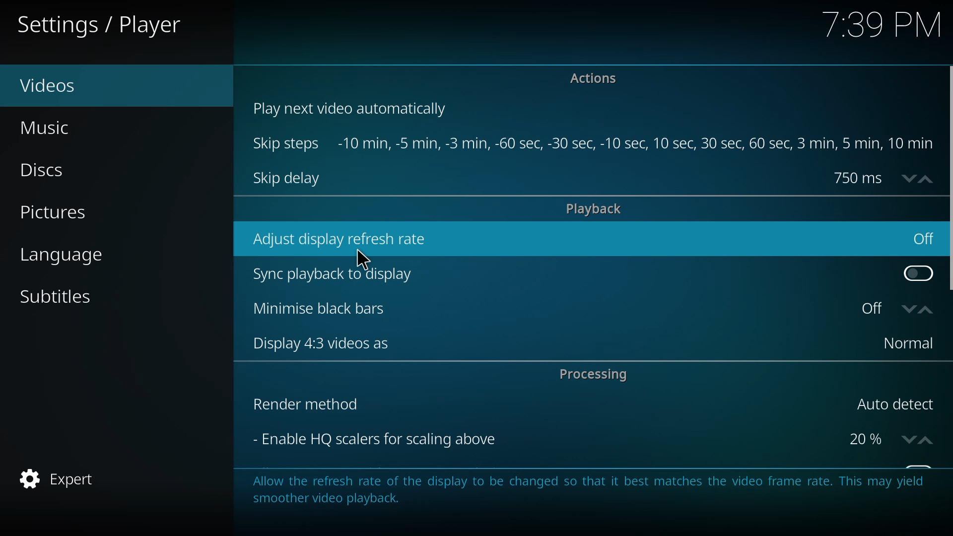 This screenshot has height=536, width=953. Describe the element at coordinates (371, 438) in the screenshot. I see `enable hq scalers` at that location.